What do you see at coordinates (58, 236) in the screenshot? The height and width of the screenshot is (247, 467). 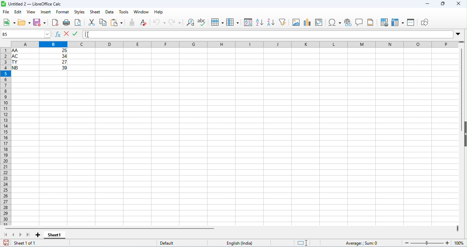 I see `sheet1` at bounding box center [58, 236].